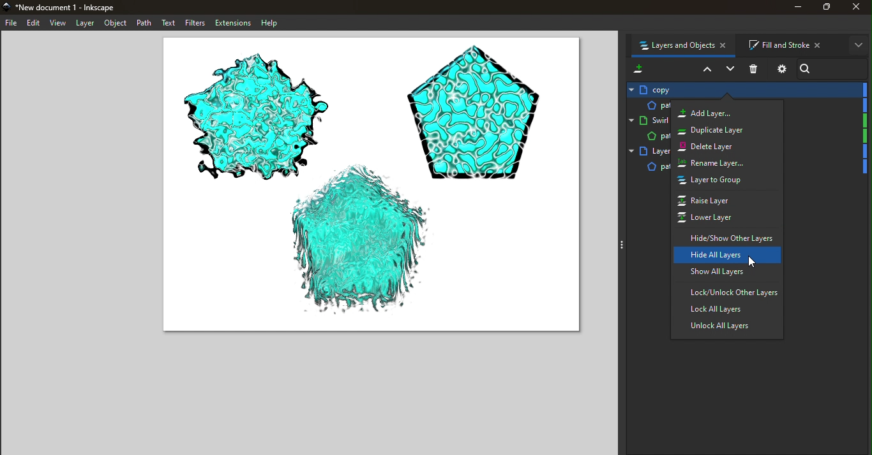 The image size is (872, 455). Describe the element at coordinates (861, 47) in the screenshot. I see `More options` at that location.